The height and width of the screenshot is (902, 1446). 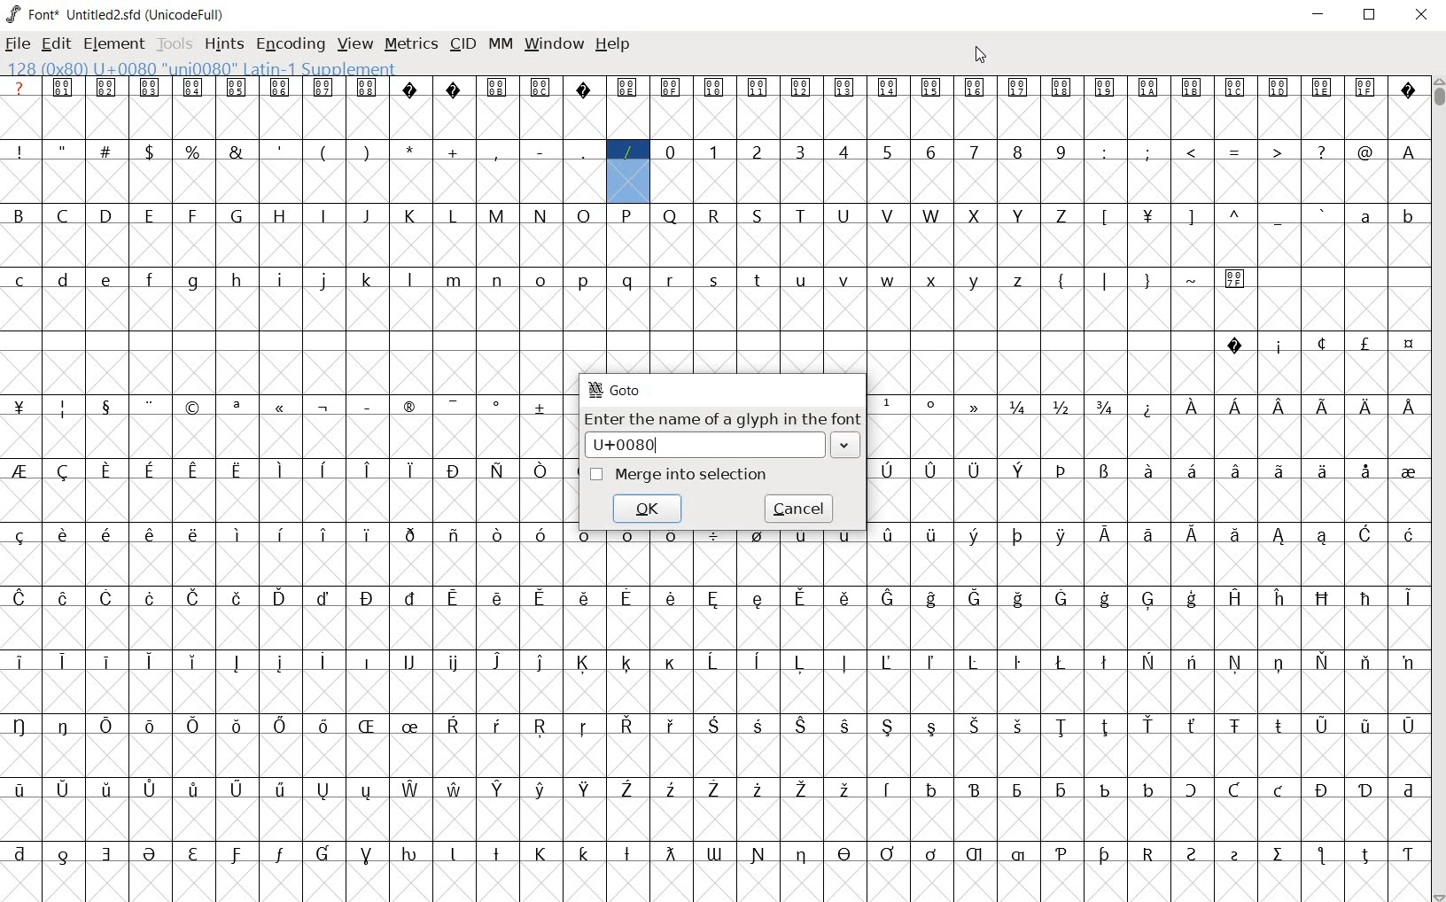 What do you see at coordinates (410, 661) in the screenshot?
I see `glyph` at bounding box center [410, 661].